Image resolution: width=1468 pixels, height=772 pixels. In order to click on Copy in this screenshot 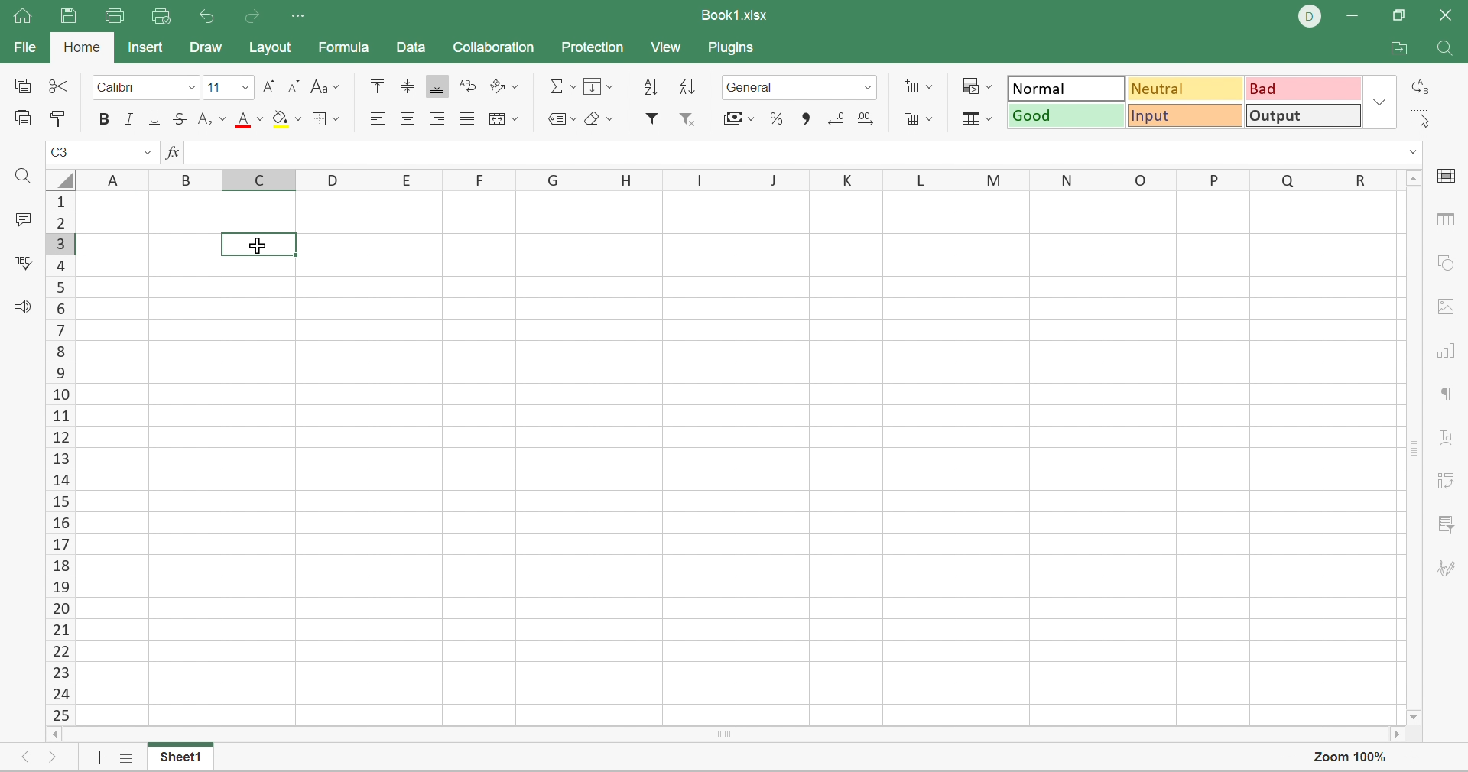, I will do `click(21, 84)`.